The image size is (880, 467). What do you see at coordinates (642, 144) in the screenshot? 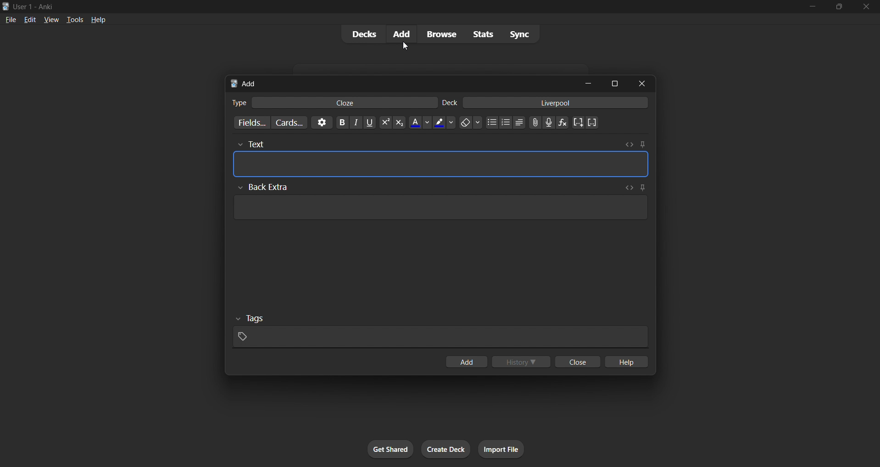
I see `toggle sticky` at bounding box center [642, 144].